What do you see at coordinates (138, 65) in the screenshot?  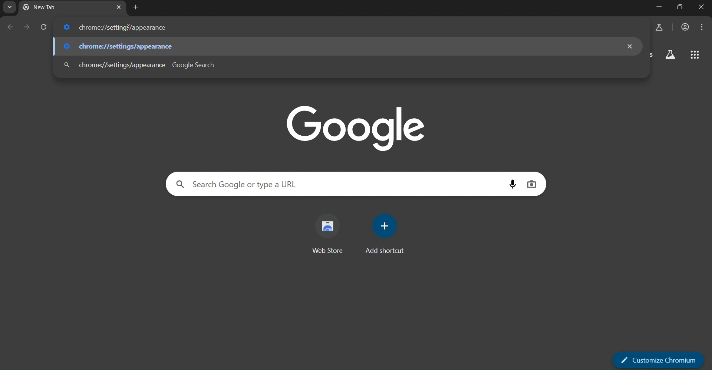 I see `chrome://settings/appearance` at bounding box center [138, 65].